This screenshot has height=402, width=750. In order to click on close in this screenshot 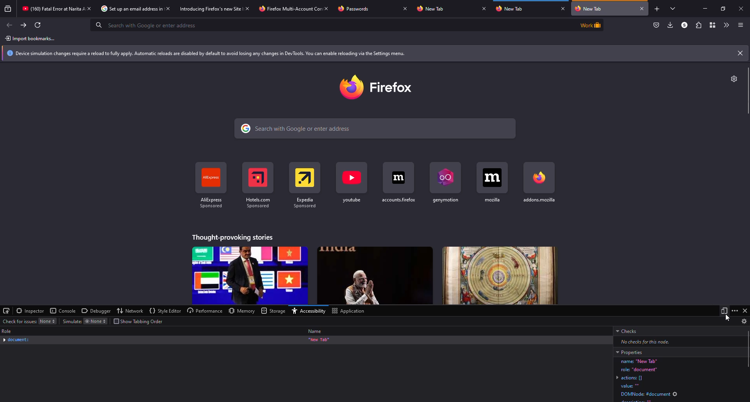, I will do `click(740, 53)`.